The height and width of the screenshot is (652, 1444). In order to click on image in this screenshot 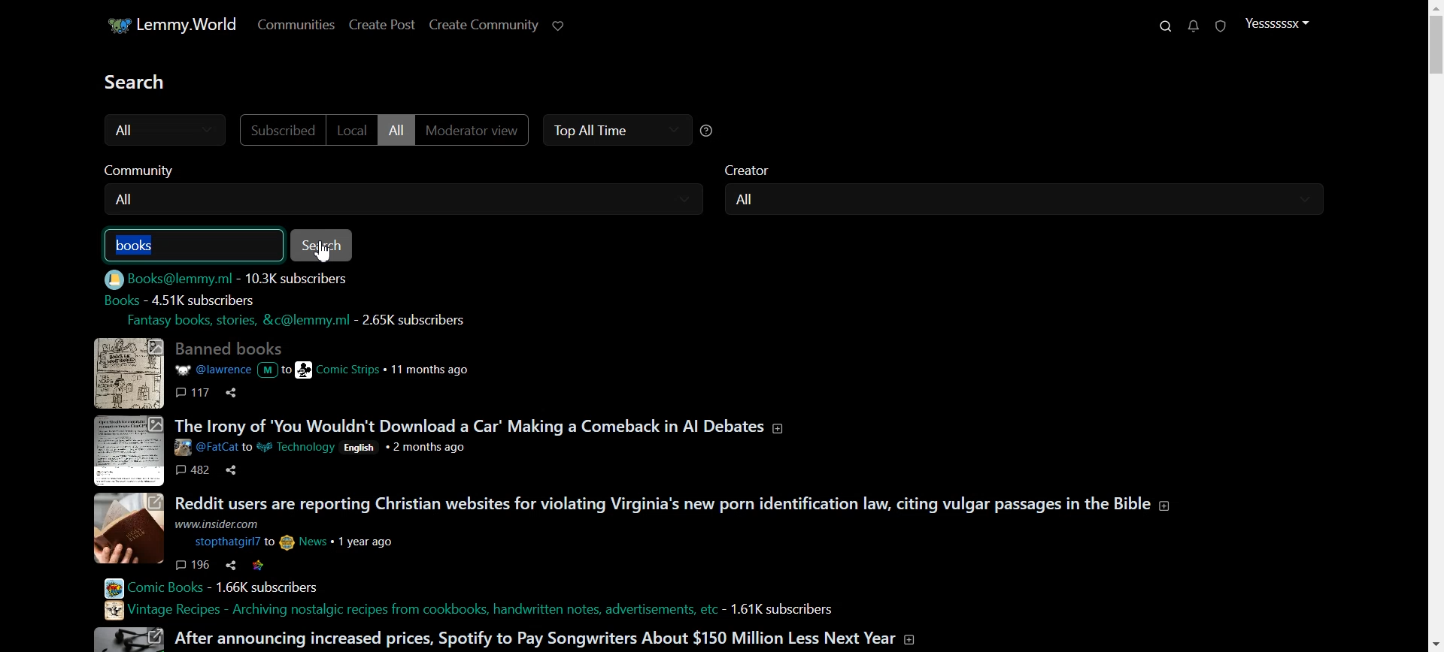, I will do `click(126, 371)`.